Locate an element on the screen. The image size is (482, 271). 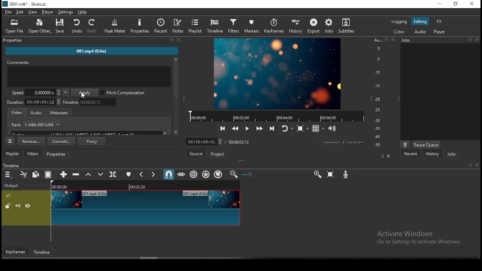
jobs is located at coordinates (439, 41).